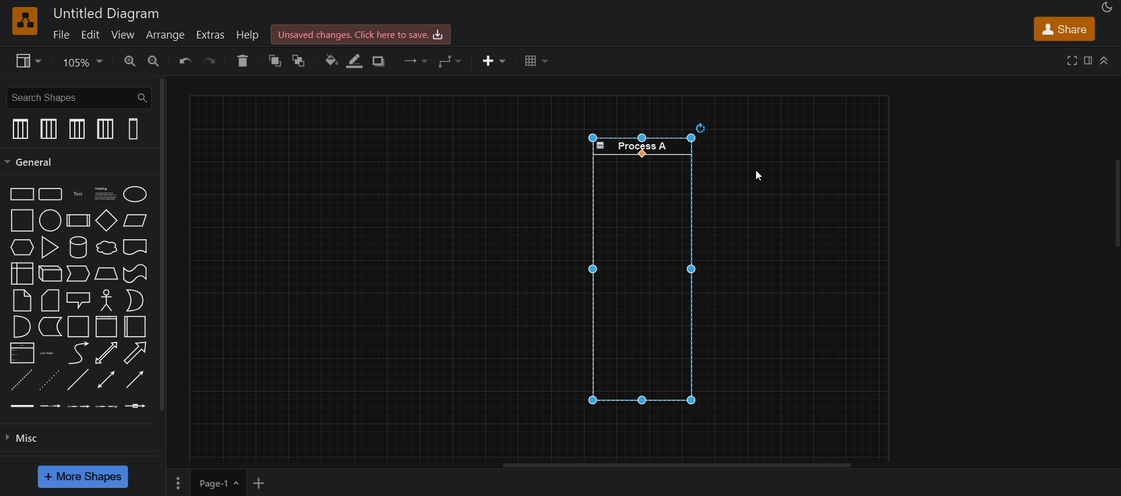  Describe the element at coordinates (103, 193) in the screenshot. I see `text with heading` at that location.